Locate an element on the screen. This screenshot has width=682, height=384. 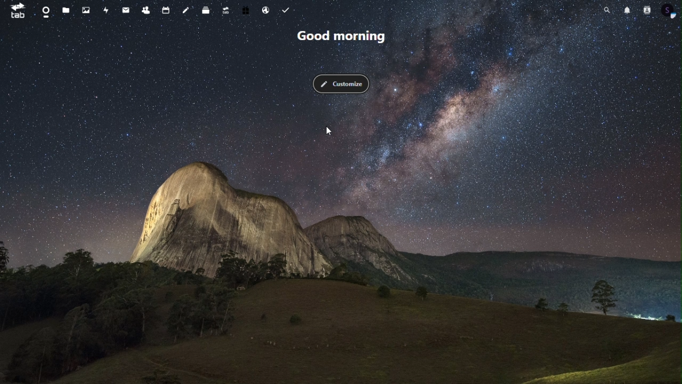
search is located at coordinates (607, 11).